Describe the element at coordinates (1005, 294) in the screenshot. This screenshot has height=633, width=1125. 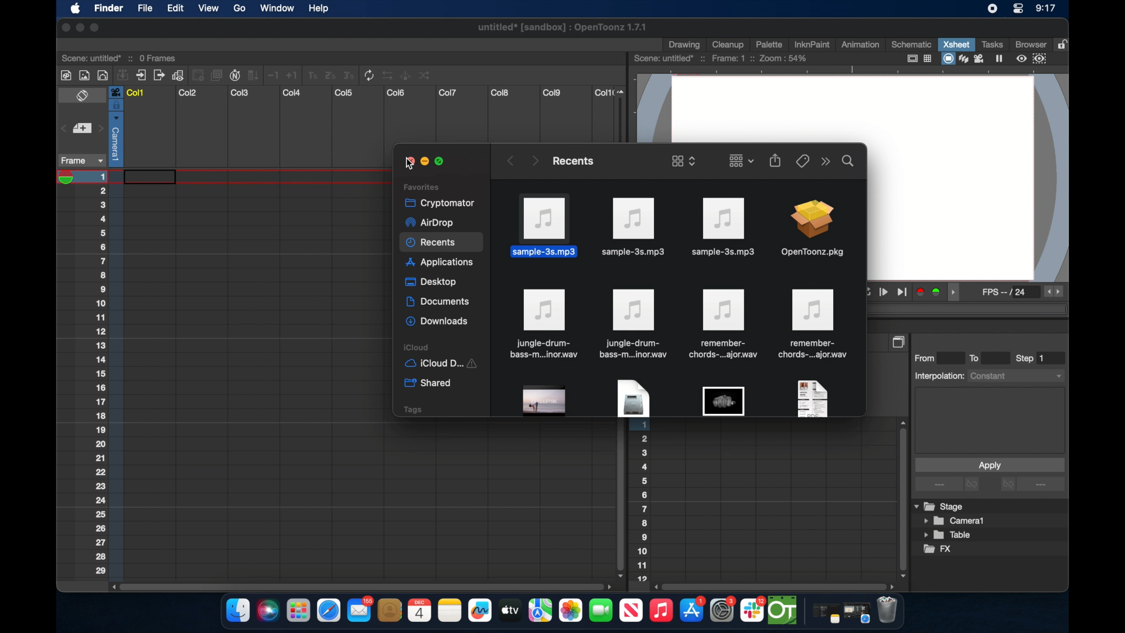
I see `fps` at that location.